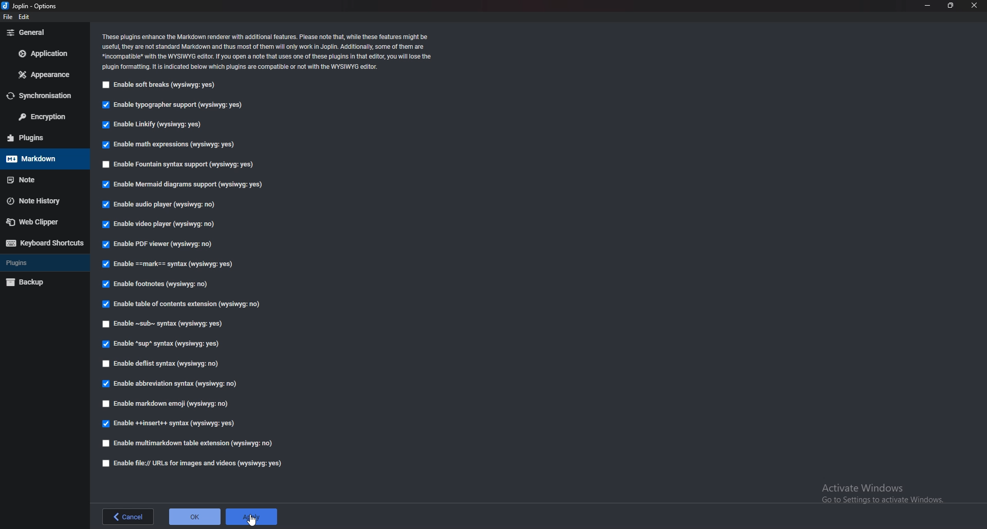  I want to click on ok, so click(195, 516).